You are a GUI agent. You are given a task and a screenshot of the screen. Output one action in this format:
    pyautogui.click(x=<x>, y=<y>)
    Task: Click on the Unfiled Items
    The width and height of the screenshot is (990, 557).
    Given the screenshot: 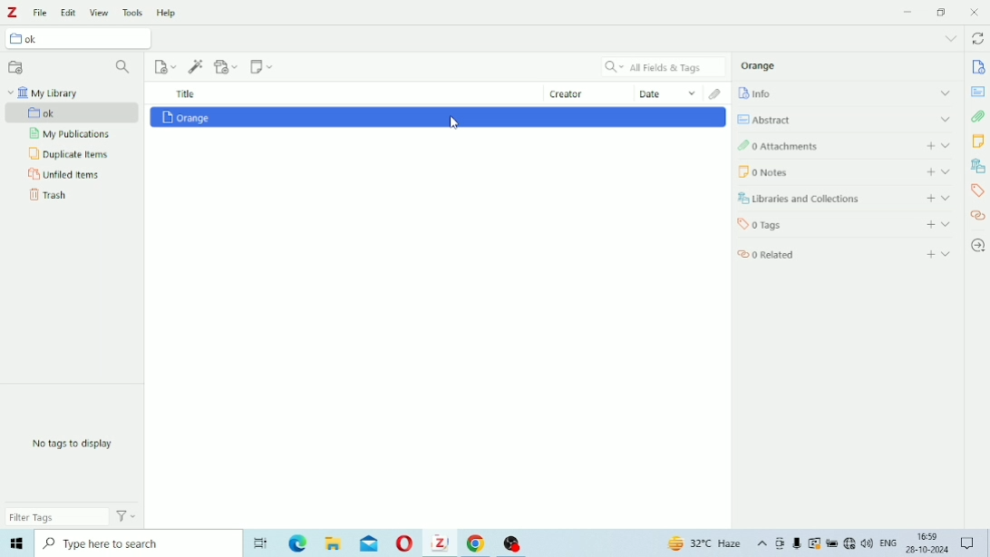 What is the action you would take?
    pyautogui.click(x=64, y=175)
    